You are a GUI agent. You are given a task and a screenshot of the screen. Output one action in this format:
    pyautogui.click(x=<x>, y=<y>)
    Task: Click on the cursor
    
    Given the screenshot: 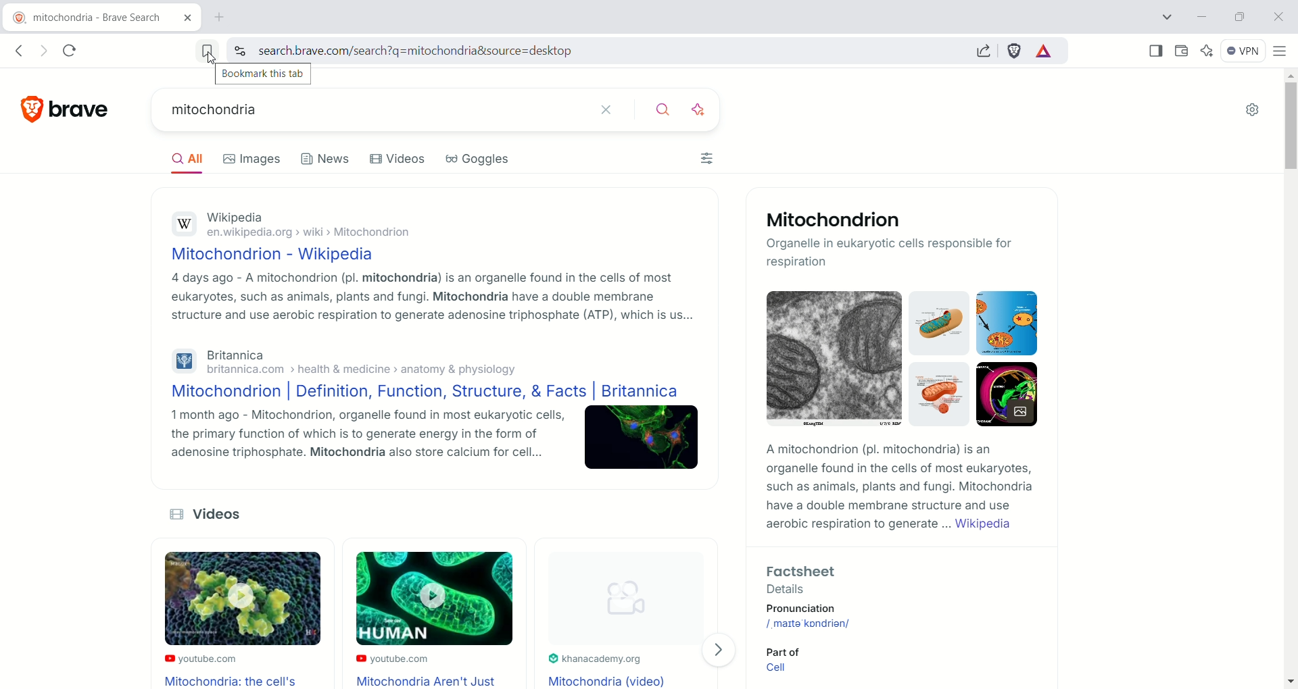 What is the action you would take?
    pyautogui.click(x=216, y=57)
    